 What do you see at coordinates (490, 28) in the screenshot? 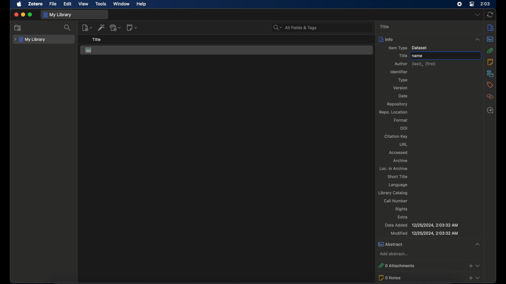
I see `info` at bounding box center [490, 28].